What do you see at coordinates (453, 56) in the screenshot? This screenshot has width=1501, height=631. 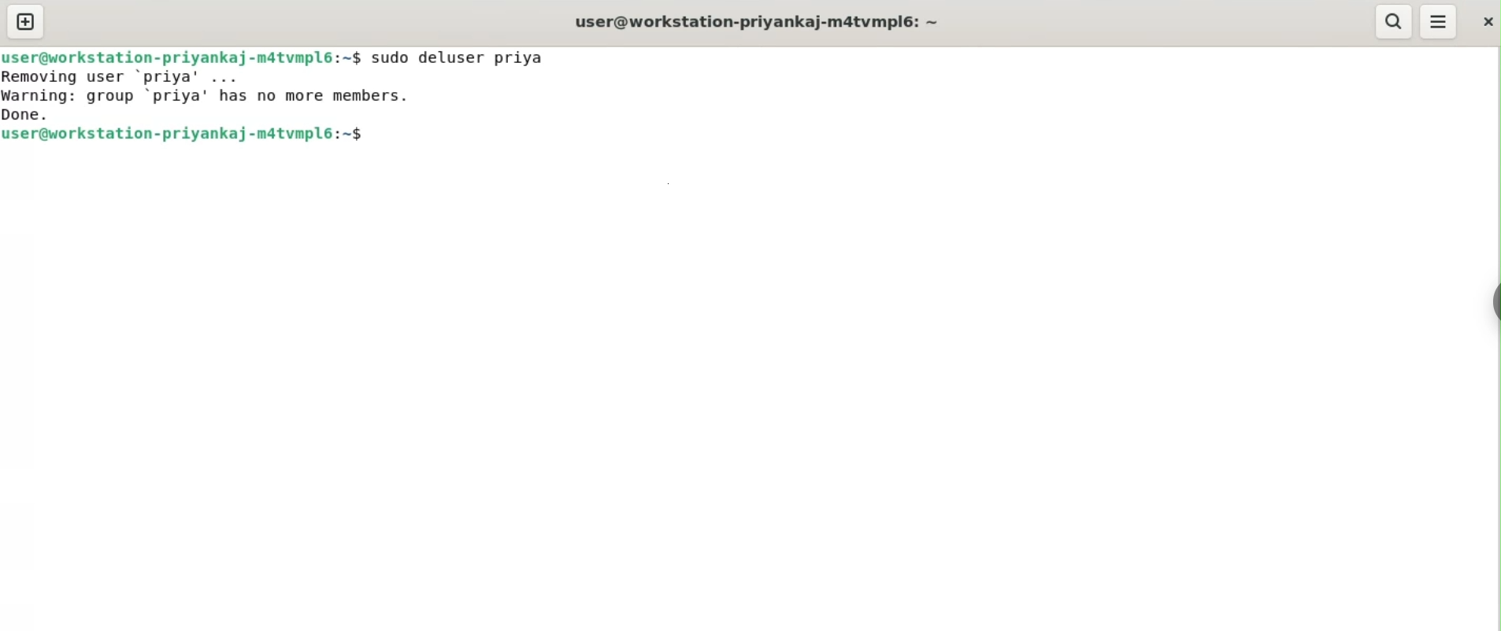 I see `$ sudo deluser priya` at bounding box center [453, 56].